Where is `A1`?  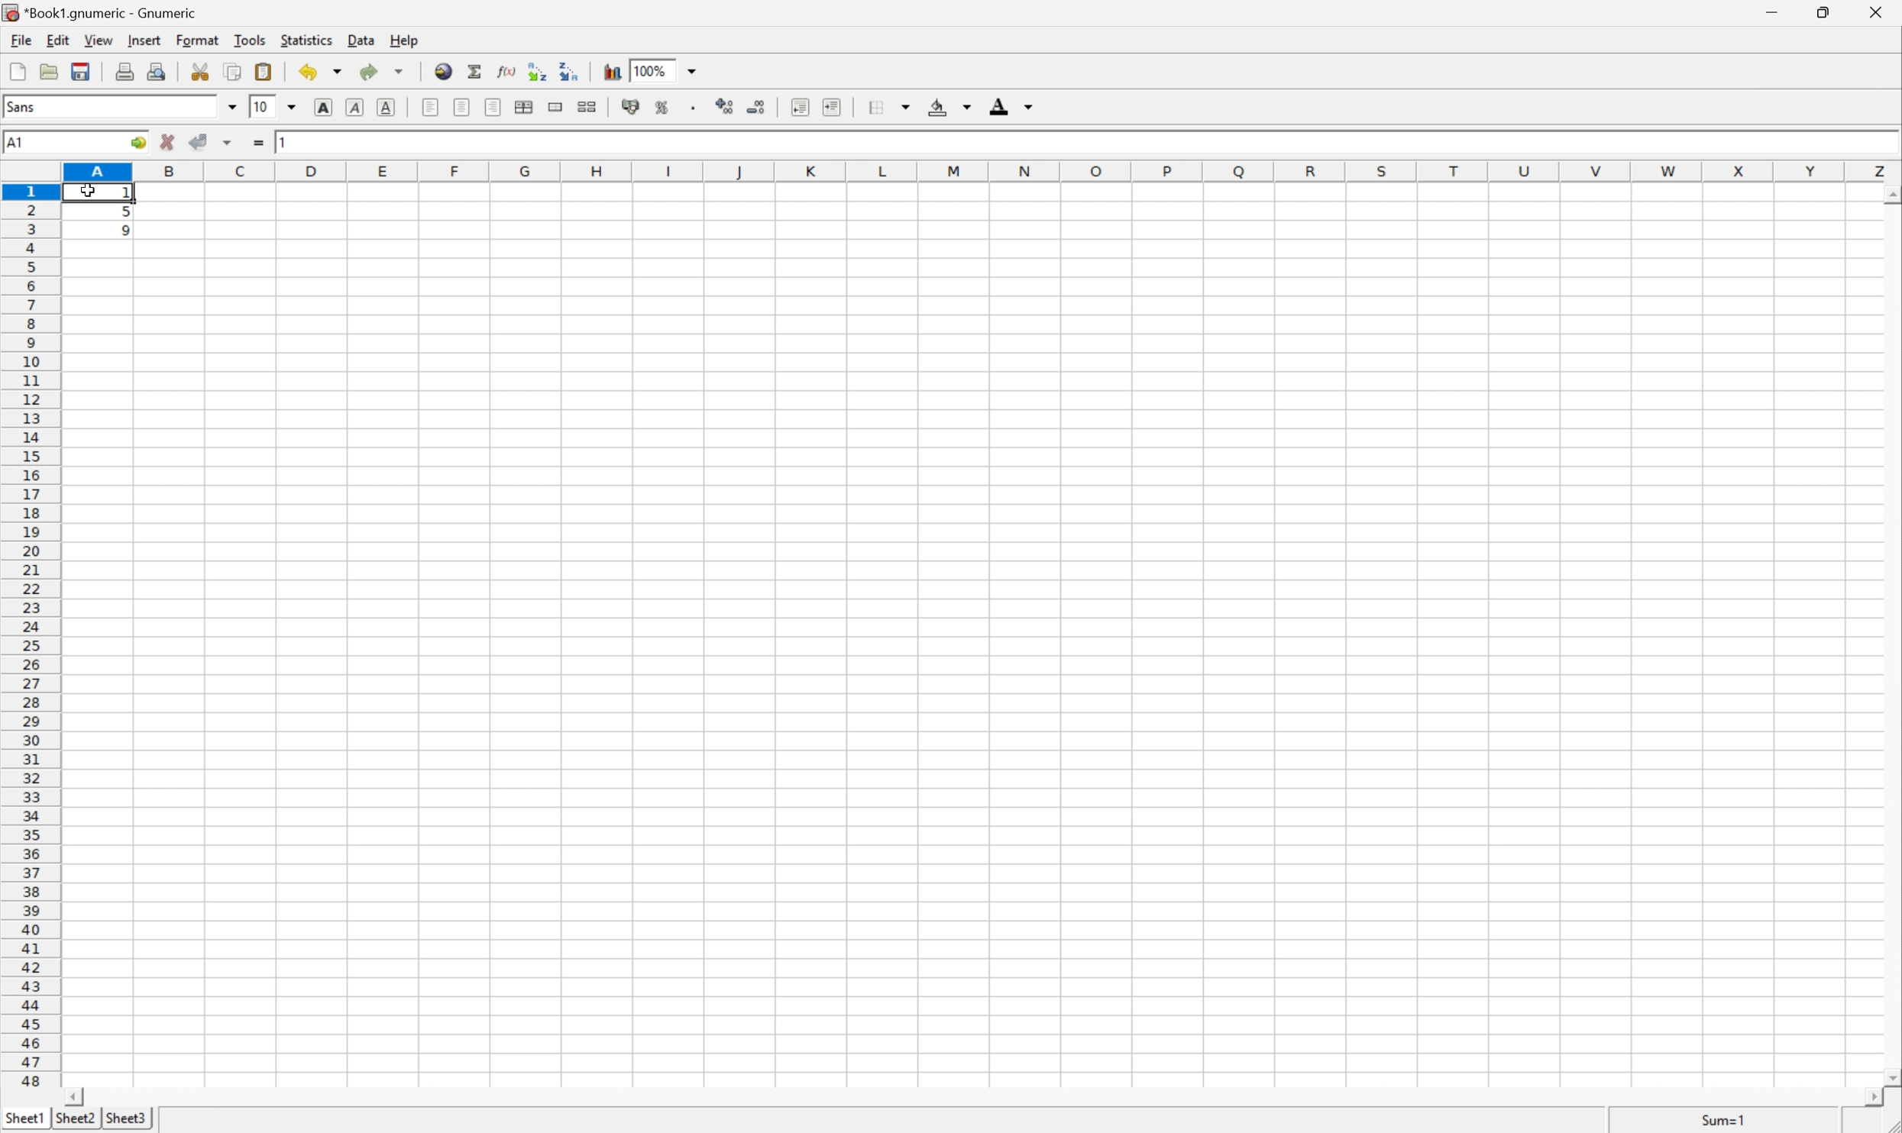
A1 is located at coordinates (15, 143).